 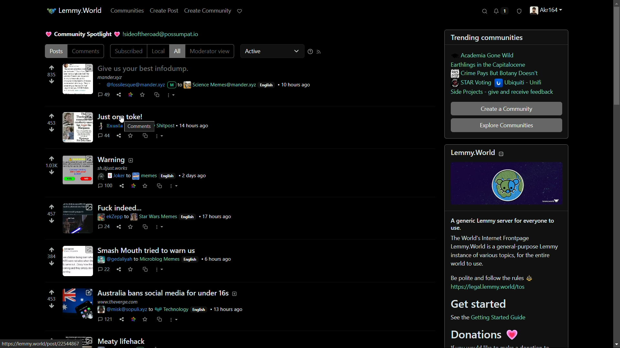 What do you see at coordinates (127, 11) in the screenshot?
I see `communities` at bounding box center [127, 11].